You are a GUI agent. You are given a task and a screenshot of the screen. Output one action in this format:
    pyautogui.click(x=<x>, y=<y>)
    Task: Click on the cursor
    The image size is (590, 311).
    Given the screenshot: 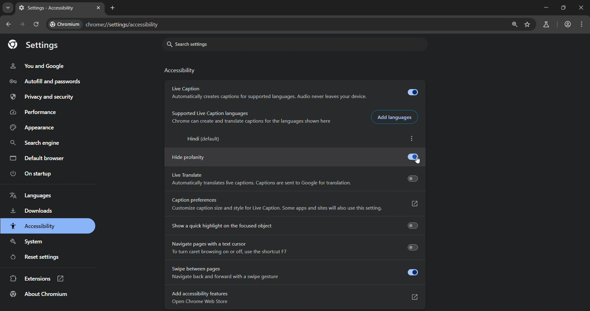 What is the action you would take?
    pyautogui.click(x=419, y=161)
    